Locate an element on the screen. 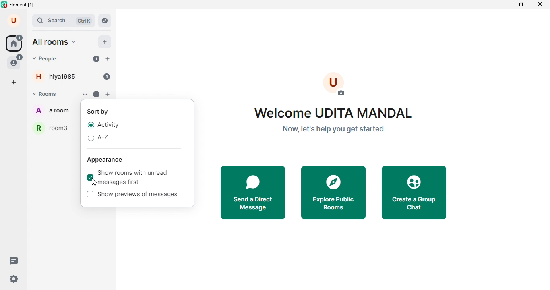  quick settings is located at coordinates (14, 279).